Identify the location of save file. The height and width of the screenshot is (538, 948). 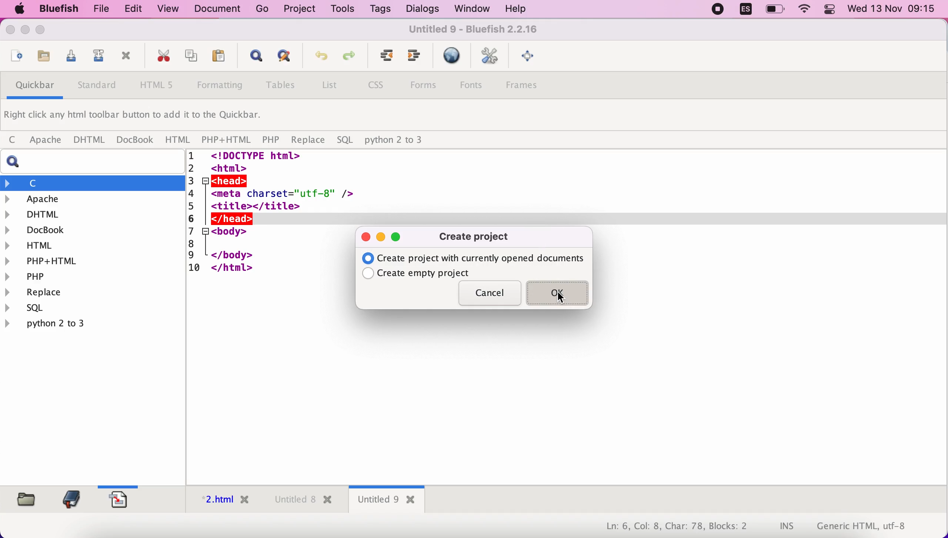
(42, 57).